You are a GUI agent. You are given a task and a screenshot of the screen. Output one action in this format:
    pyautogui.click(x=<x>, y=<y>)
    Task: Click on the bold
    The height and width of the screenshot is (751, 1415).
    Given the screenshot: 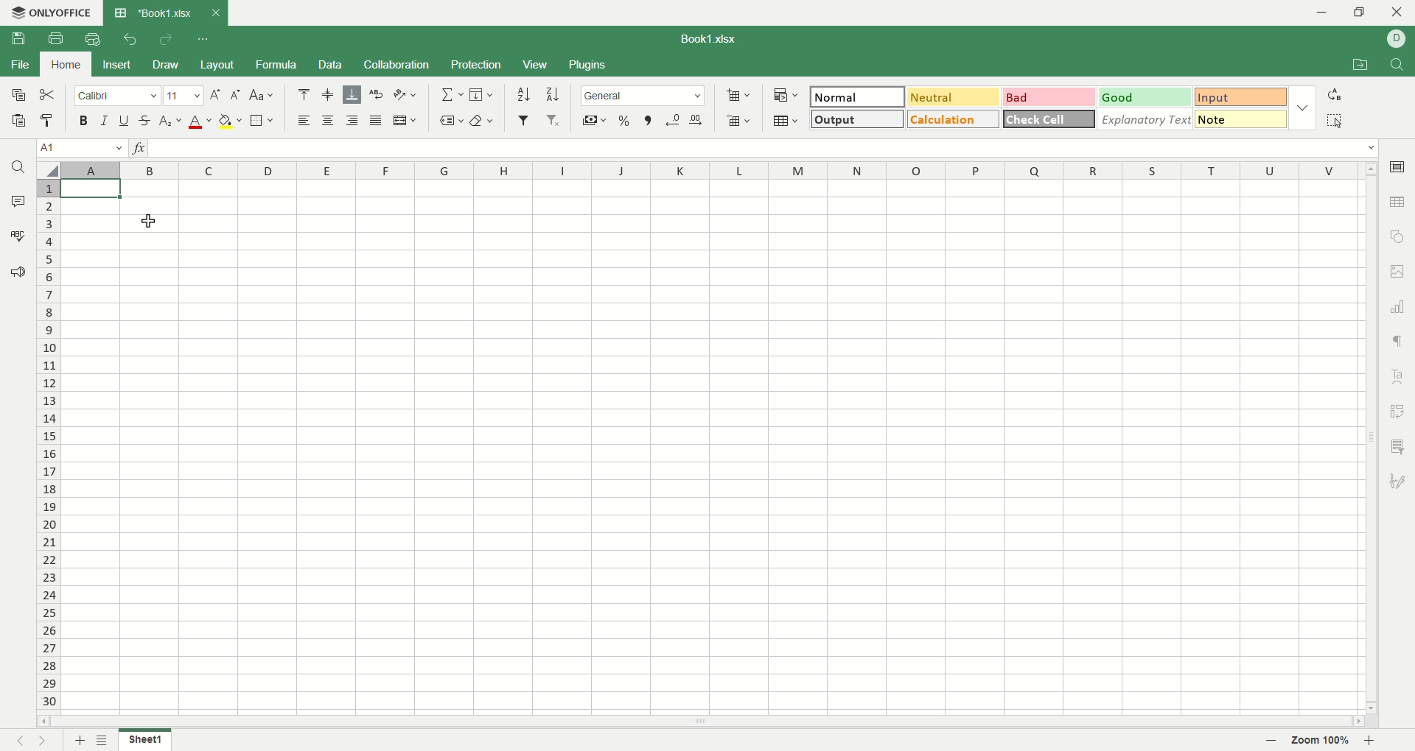 What is the action you would take?
    pyautogui.click(x=86, y=120)
    